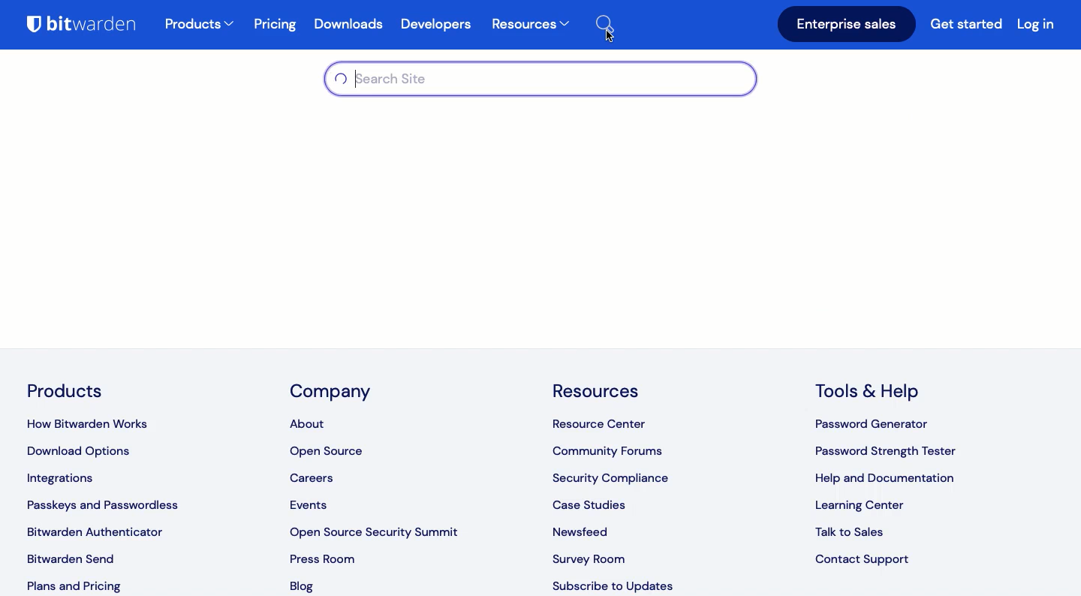 The height and width of the screenshot is (596, 1081). What do you see at coordinates (847, 25) in the screenshot?
I see `Enterprise sales` at bounding box center [847, 25].